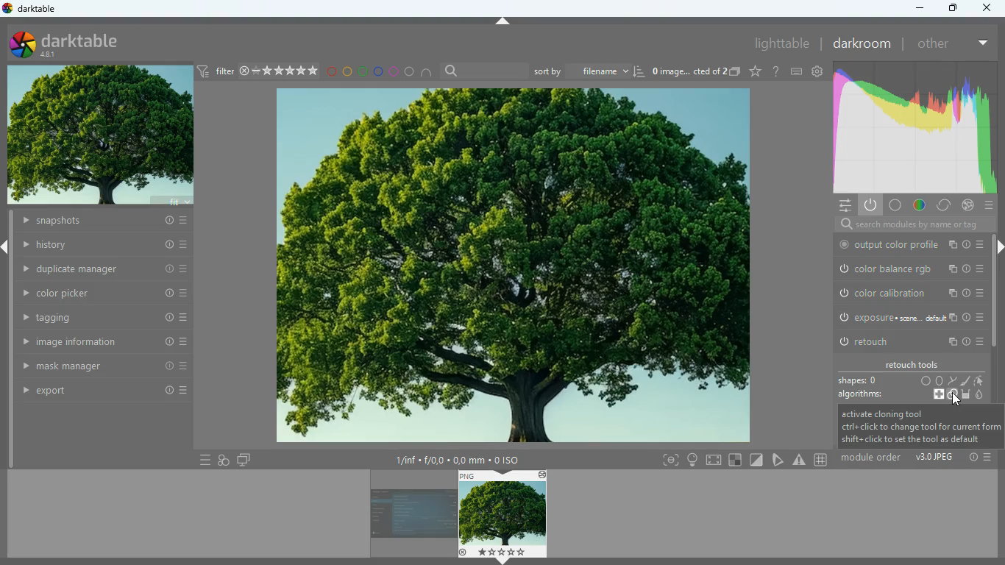 The width and height of the screenshot is (1005, 565). What do you see at coordinates (987, 205) in the screenshot?
I see `menu` at bounding box center [987, 205].